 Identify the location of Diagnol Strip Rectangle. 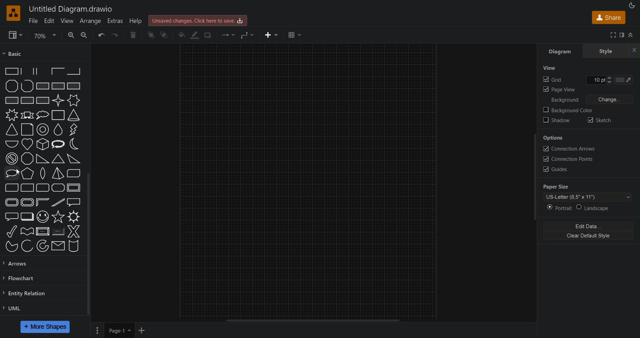
(73, 174).